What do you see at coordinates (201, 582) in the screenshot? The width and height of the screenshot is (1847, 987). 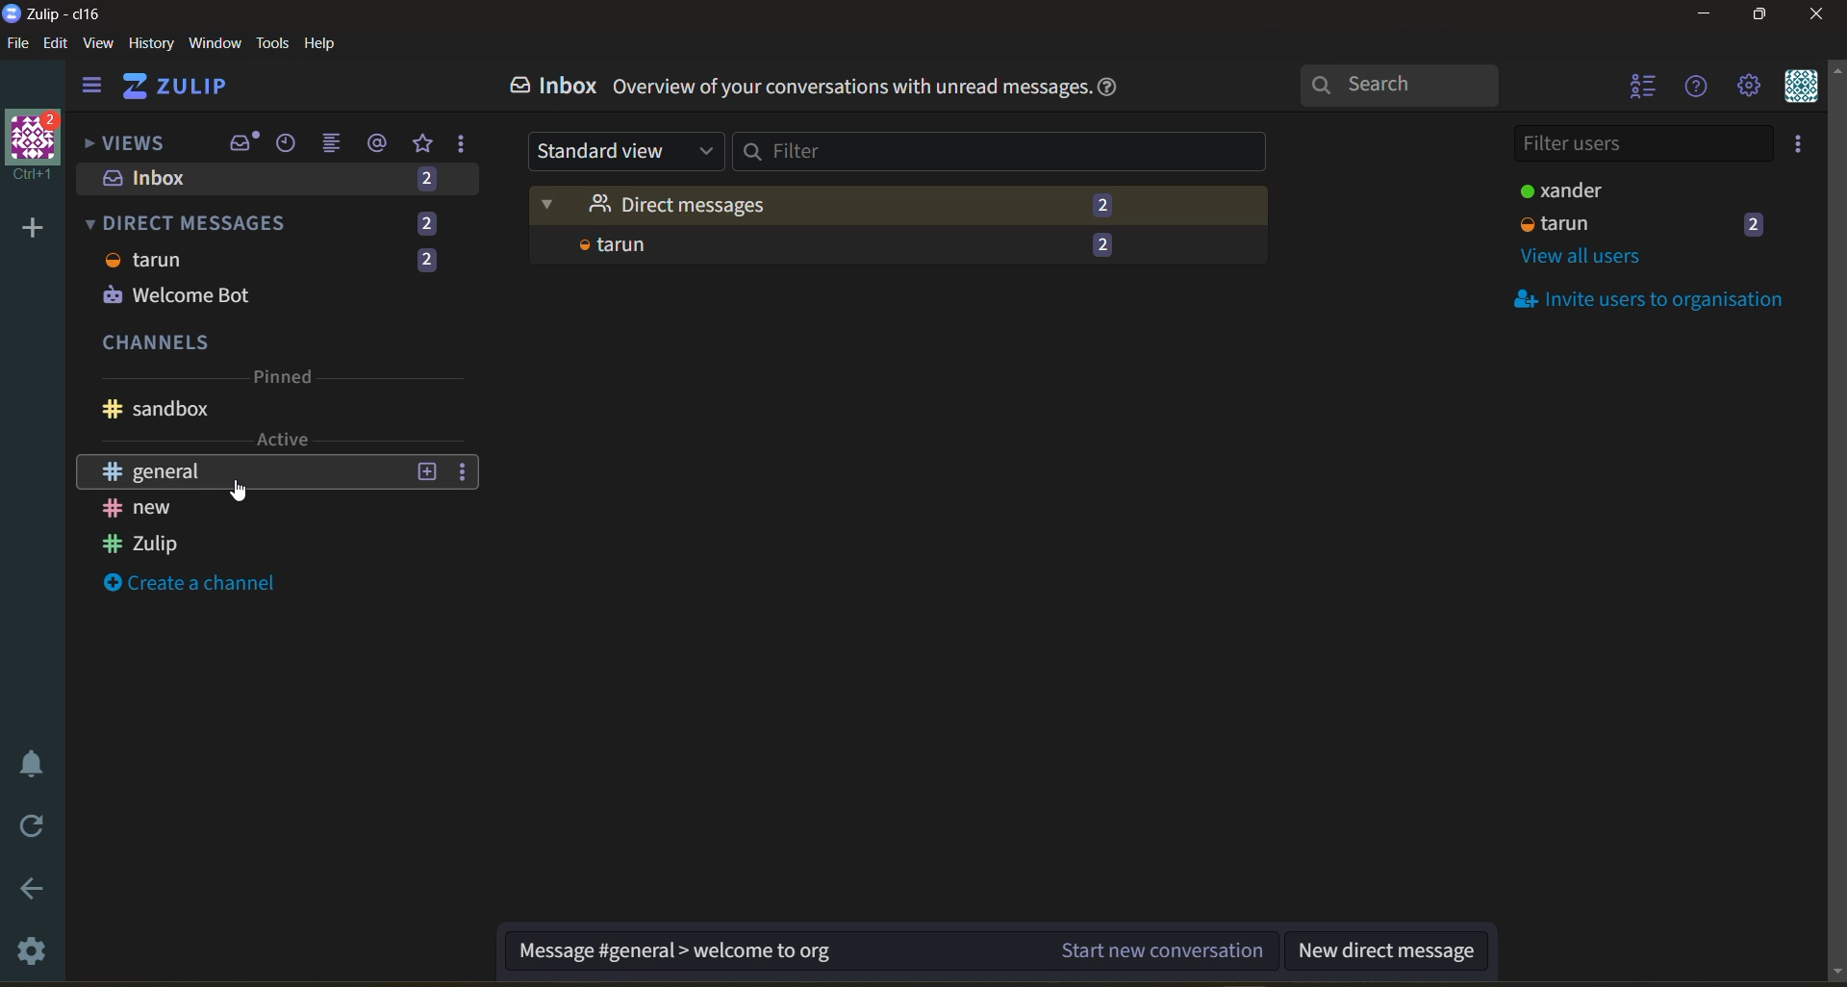 I see `create a channel` at bounding box center [201, 582].